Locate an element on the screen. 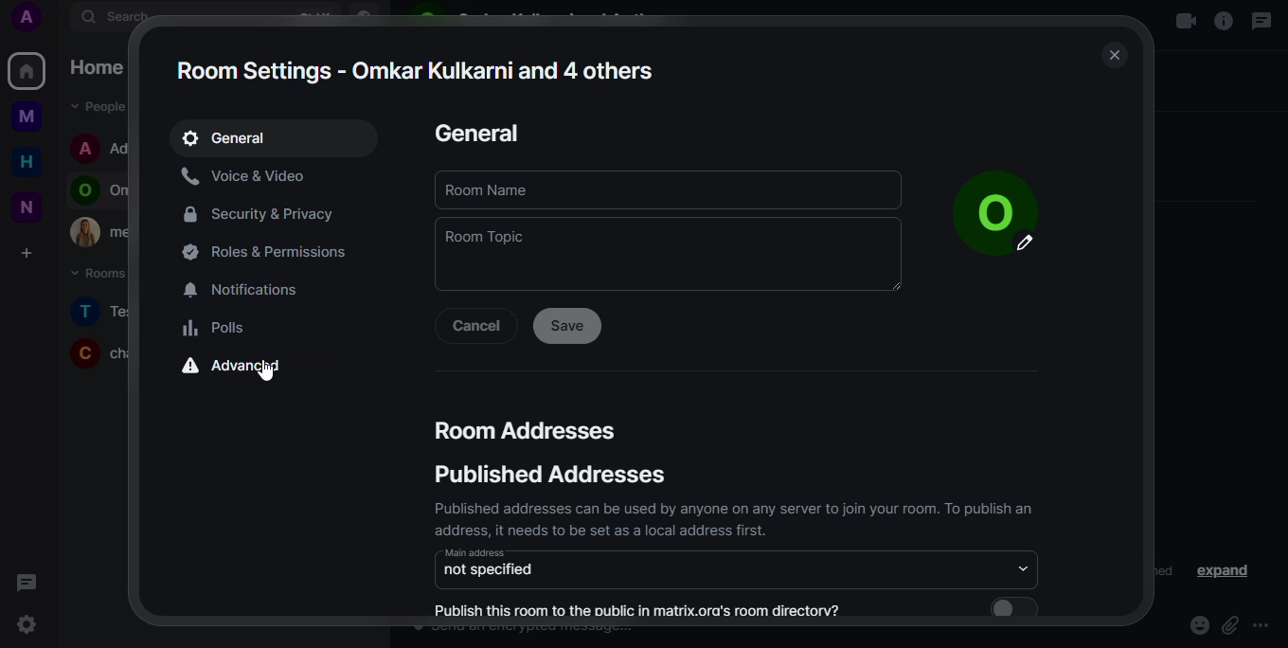 The width and height of the screenshot is (1288, 648). cancel is located at coordinates (475, 326).